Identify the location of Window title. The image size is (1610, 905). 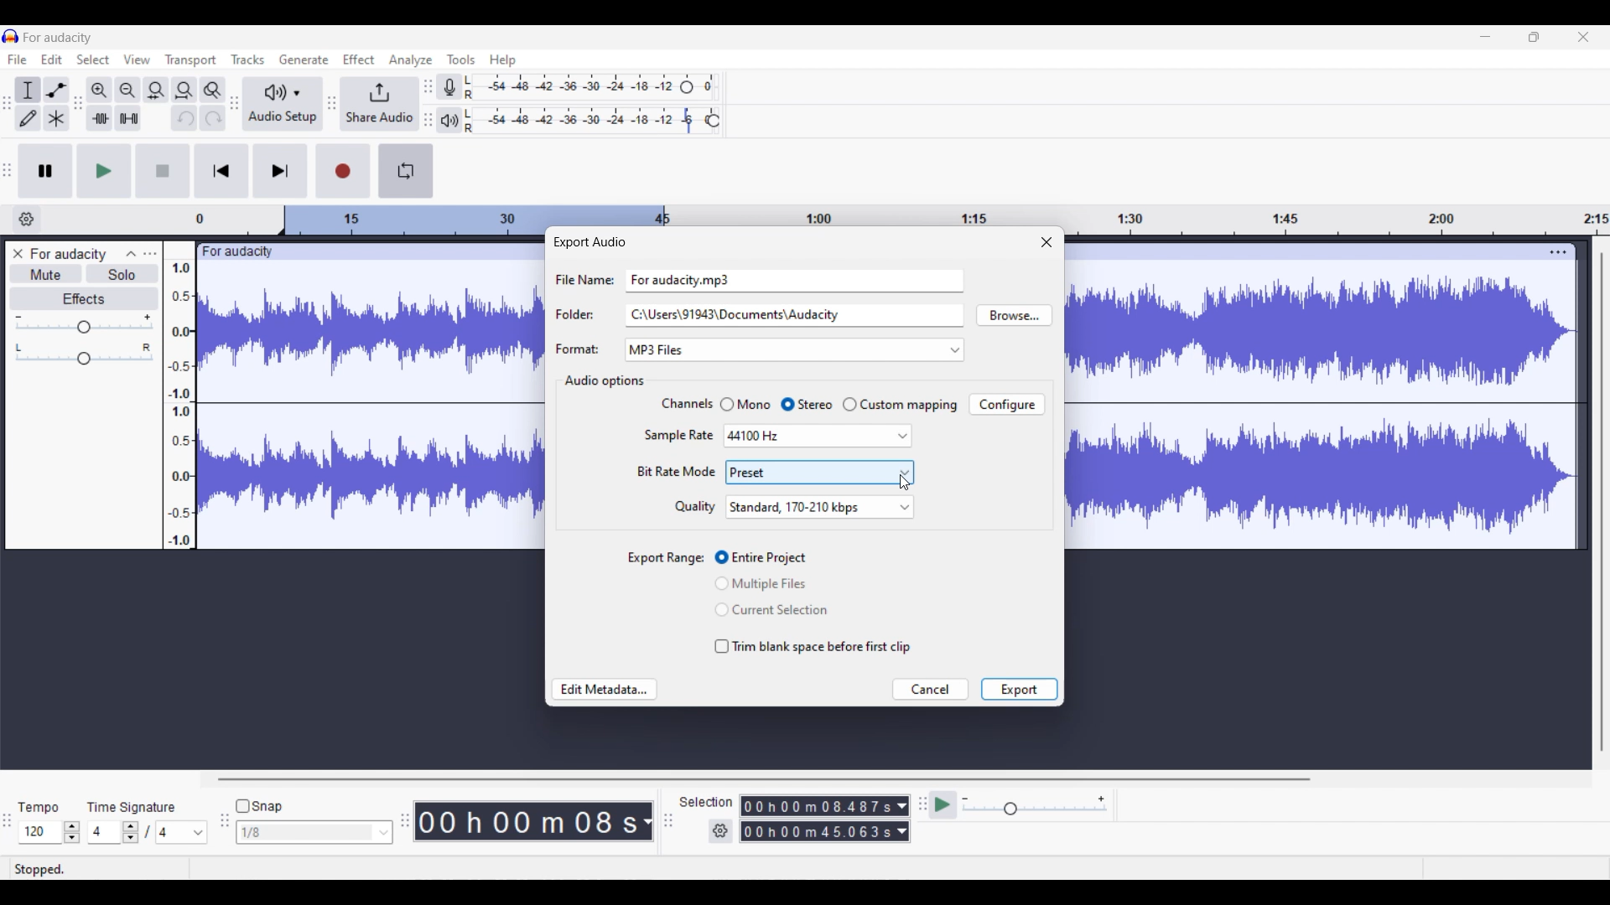
(589, 242).